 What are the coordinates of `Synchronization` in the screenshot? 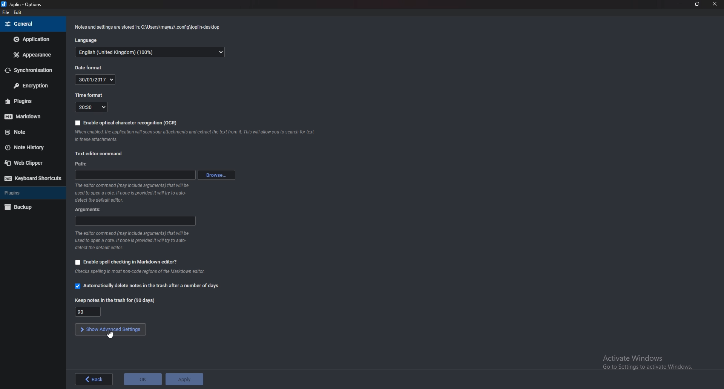 It's located at (31, 70).